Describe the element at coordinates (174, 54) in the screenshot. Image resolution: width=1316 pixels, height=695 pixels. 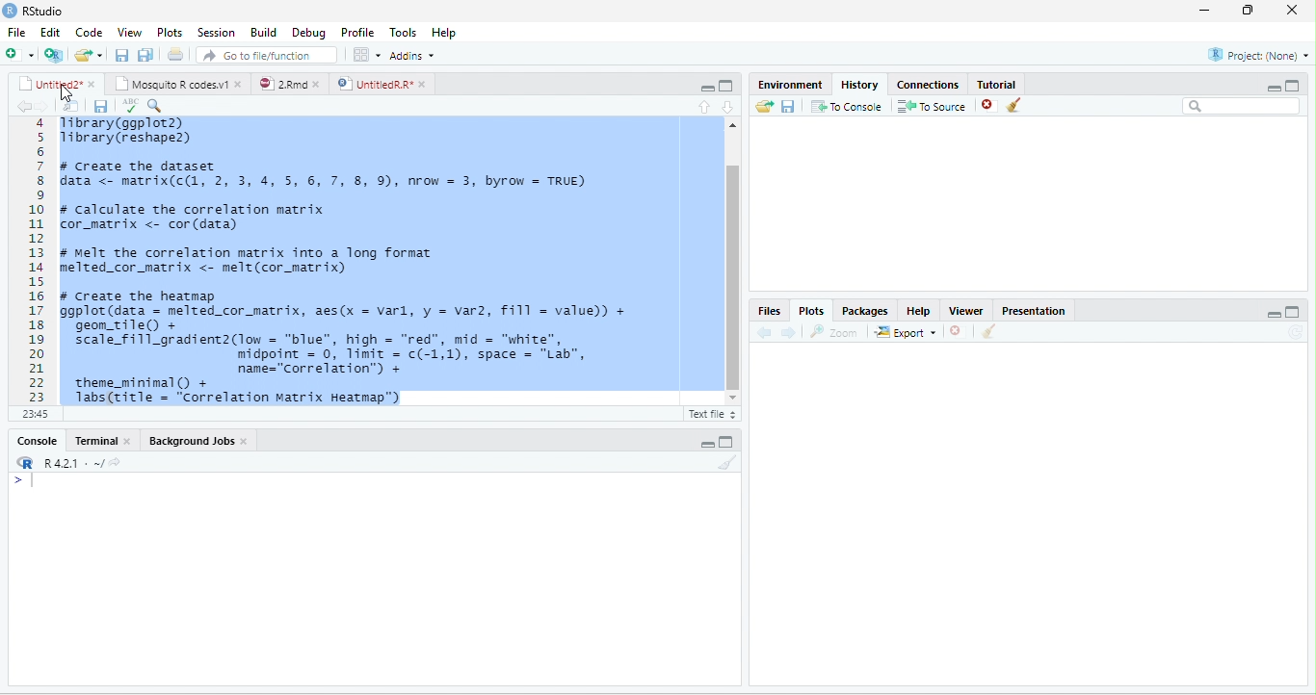
I see `document` at that location.